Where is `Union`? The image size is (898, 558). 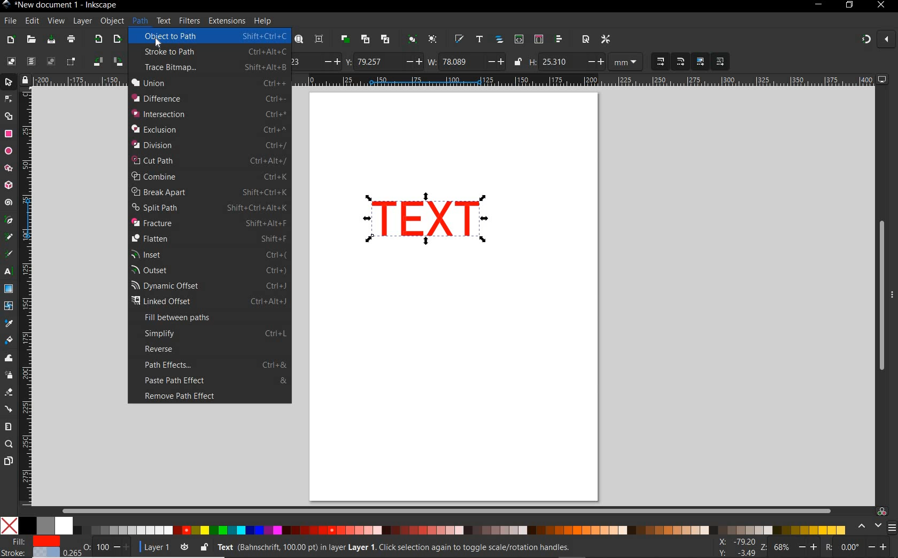 Union is located at coordinates (208, 83).